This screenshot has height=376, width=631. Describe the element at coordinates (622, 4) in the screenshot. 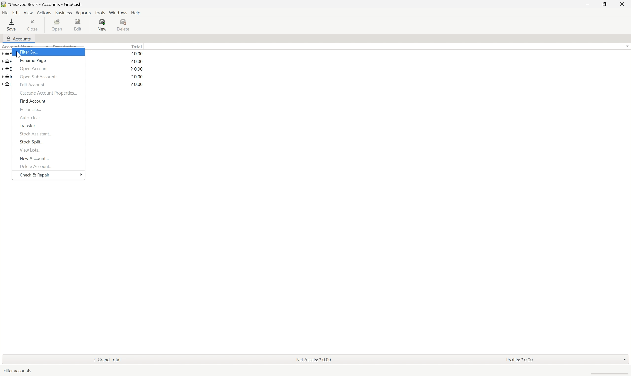

I see `close` at that location.